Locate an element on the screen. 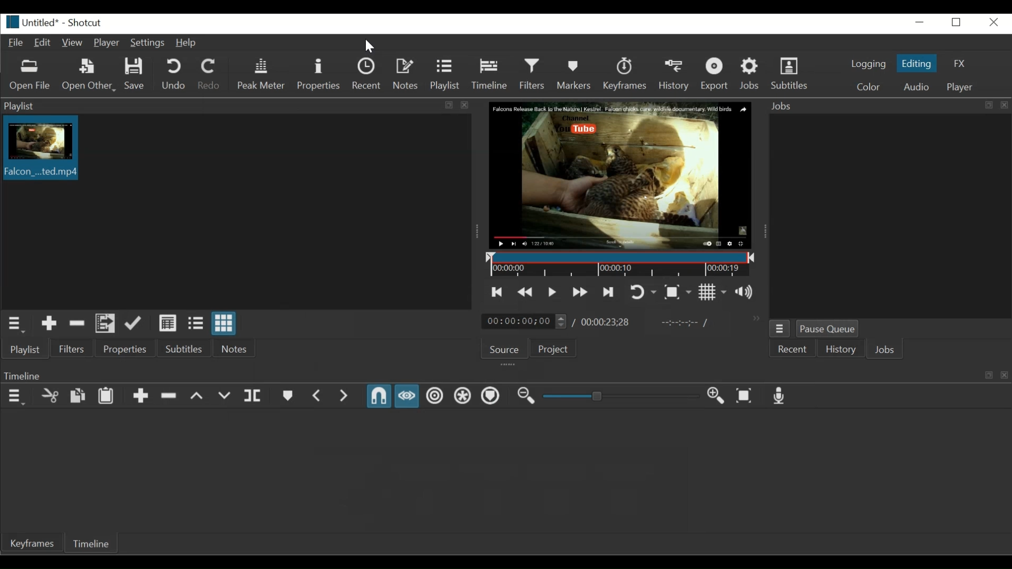 The width and height of the screenshot is (1012, 569). Subtitles is located at coordinates (792, 74).